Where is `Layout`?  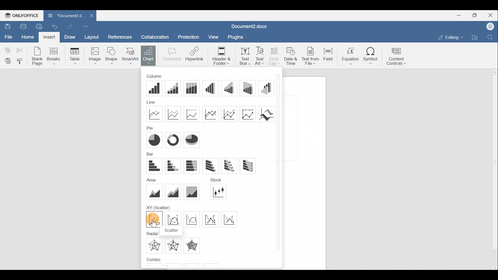
Layout is located at coordinates (92, 36).